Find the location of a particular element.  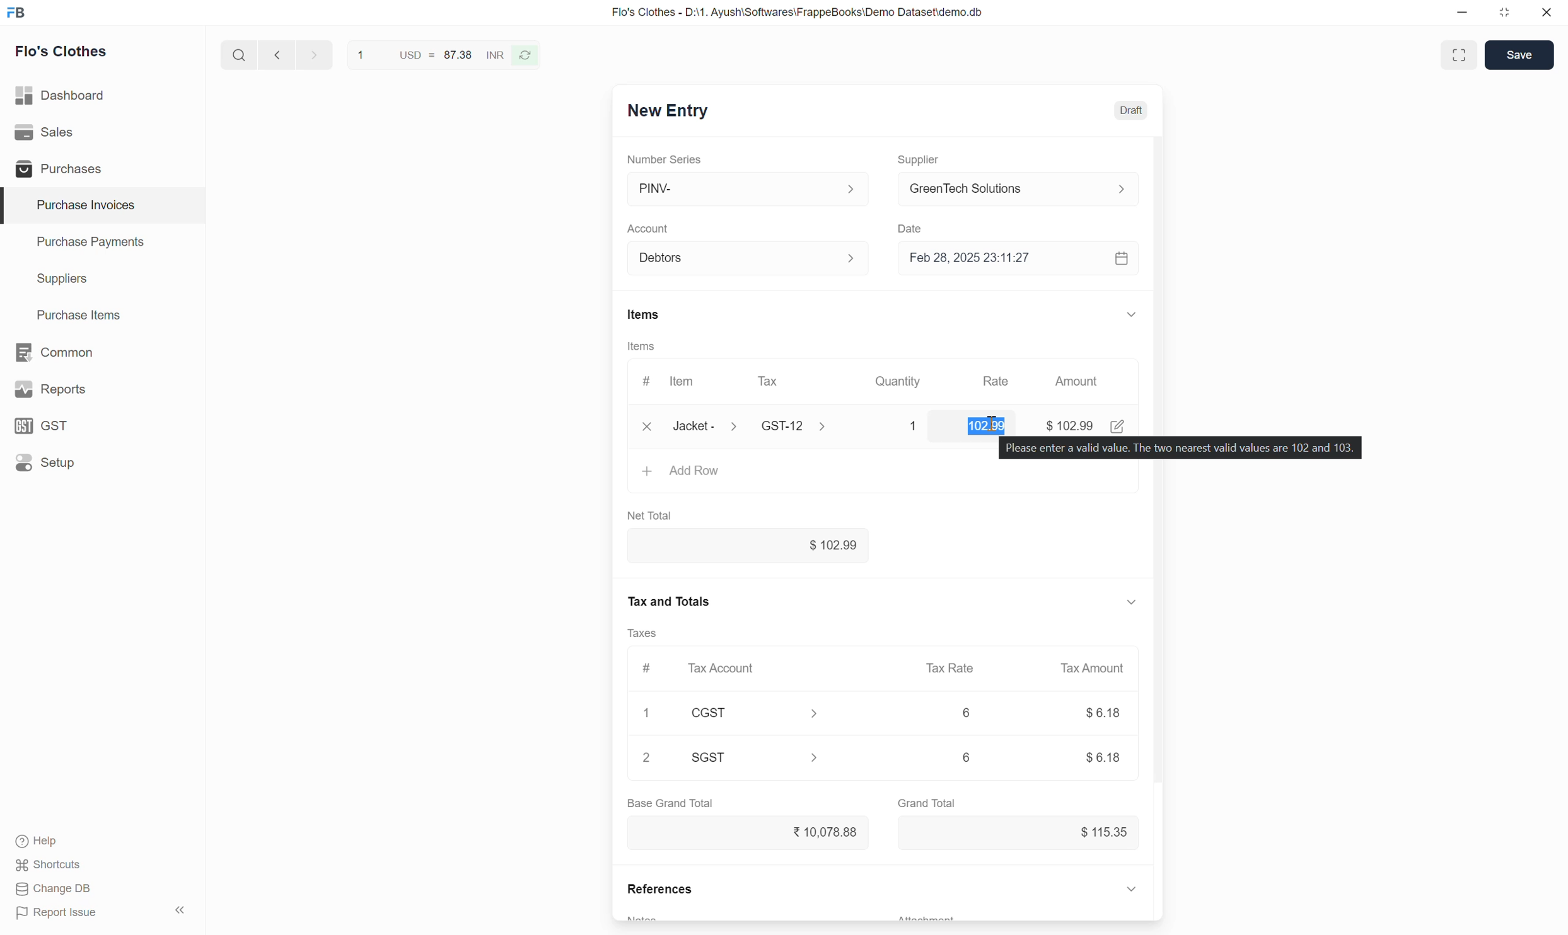

Net Total is located at coordinates (650, 516).